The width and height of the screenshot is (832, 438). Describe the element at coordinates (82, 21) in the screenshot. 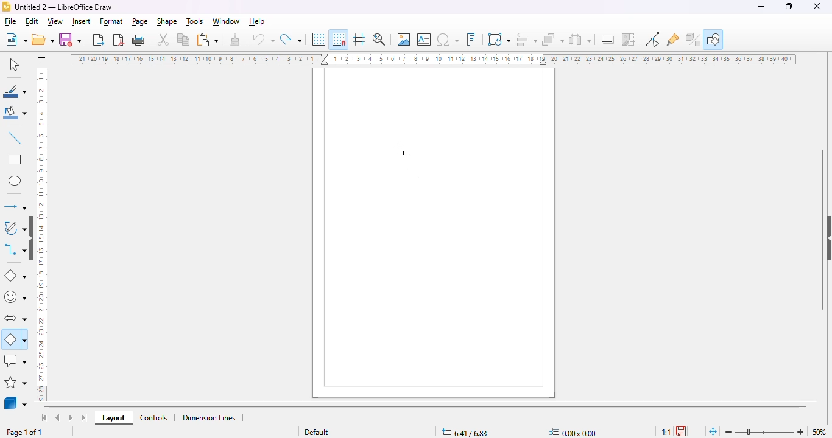

I see `insert` at that location.